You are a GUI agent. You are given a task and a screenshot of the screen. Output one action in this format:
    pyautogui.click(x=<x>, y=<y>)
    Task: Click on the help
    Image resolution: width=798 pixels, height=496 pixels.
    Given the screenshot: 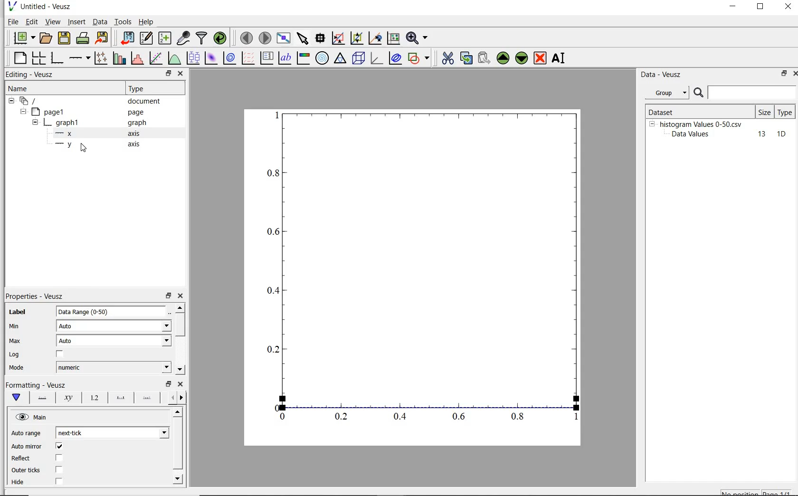 What is the action you would take?
    pyautogui.click(x=148, y=22)
    